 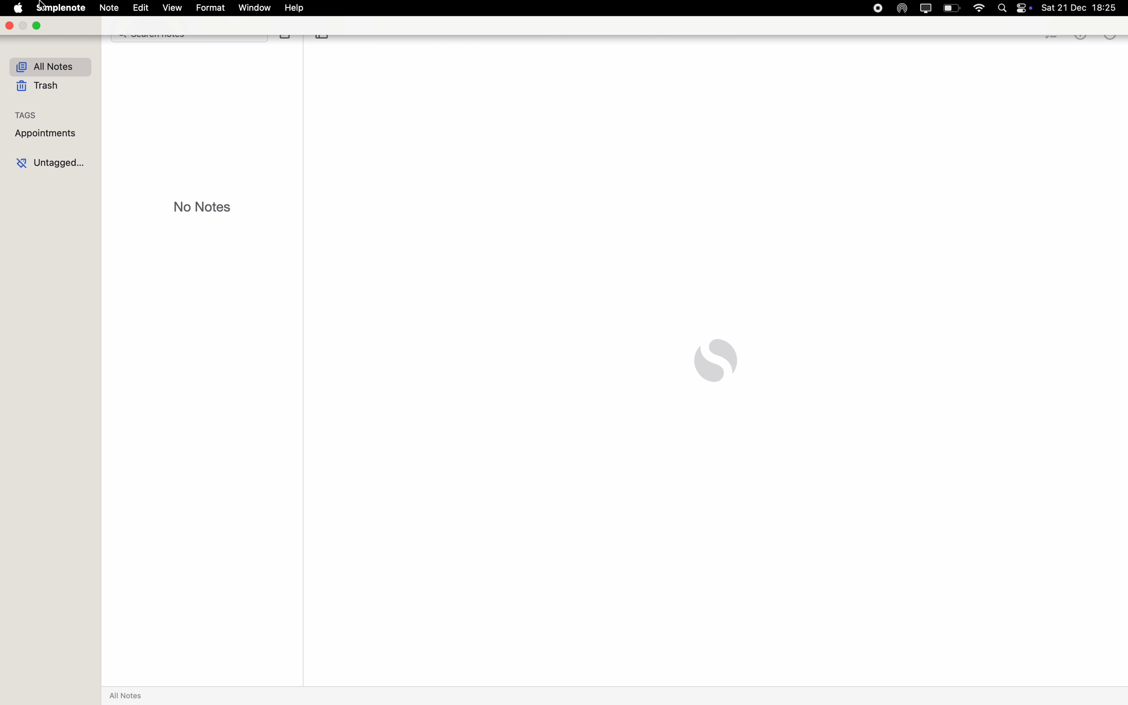 I want to click on date and hour, so click(x=1080, y=7).